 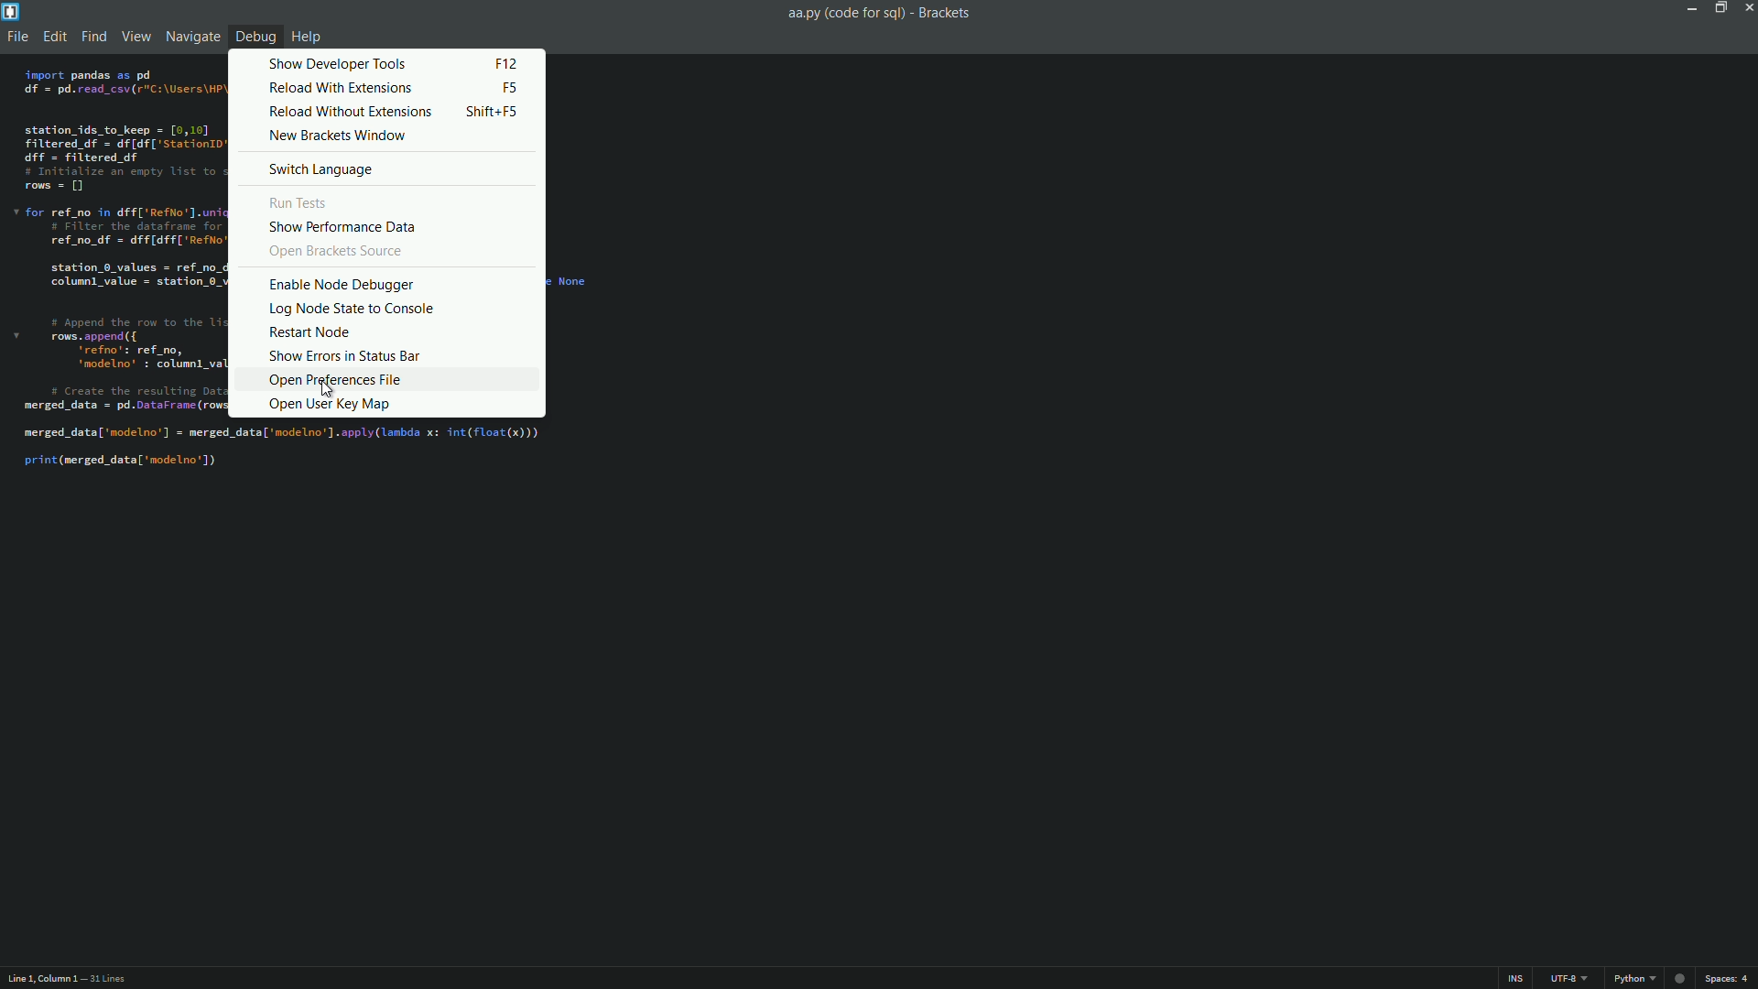 I want to click on minimize, so click(x=1689, y=8).